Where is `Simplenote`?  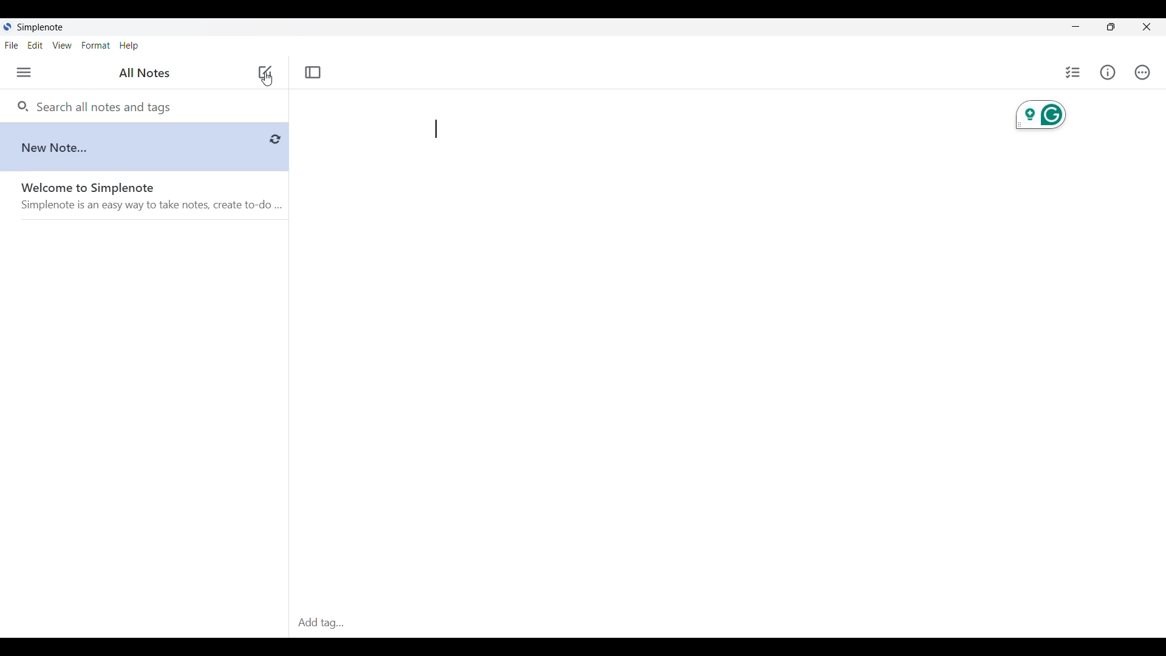
Simplenote is located at coordinates (40, 27).